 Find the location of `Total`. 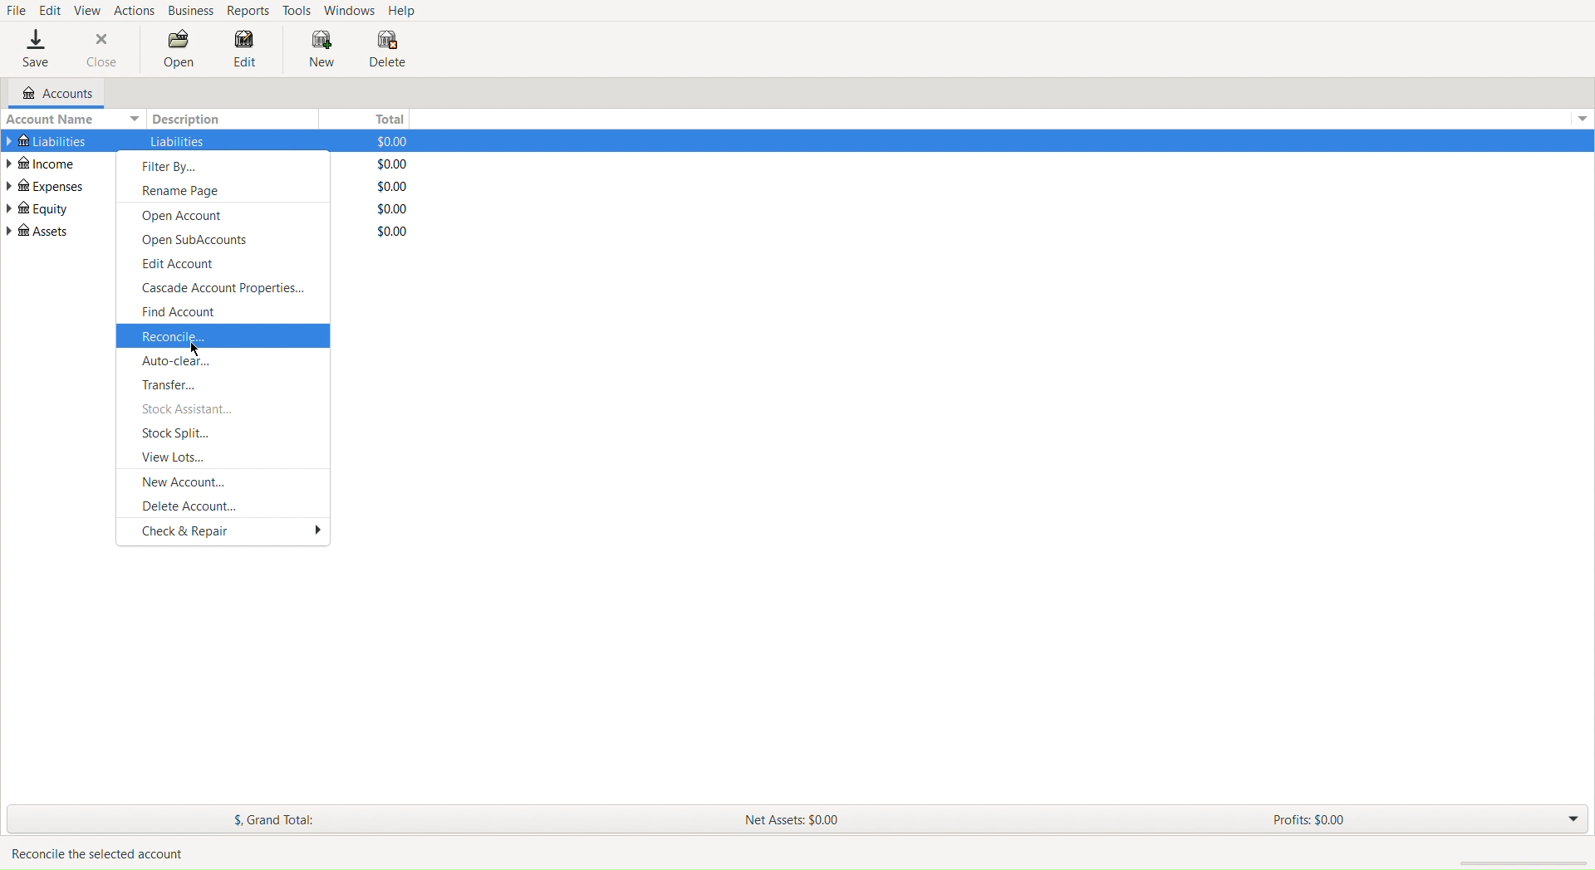

Total is located at coordinates (398, 232).